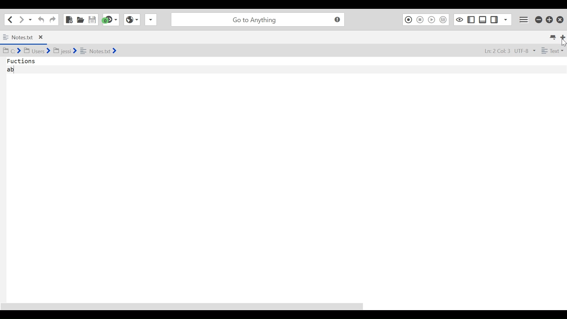 The height and width of the screenshot is (319, 567). Describe the element at coordinates (11, 19) in the screenshot. I see `Go back one location` at that location.